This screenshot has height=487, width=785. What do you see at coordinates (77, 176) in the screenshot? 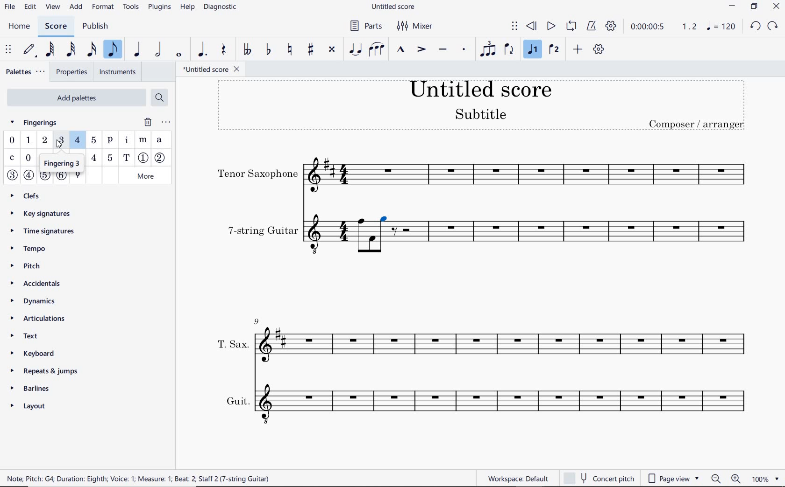
I see `thumb position` at bounding box center [77, 176].